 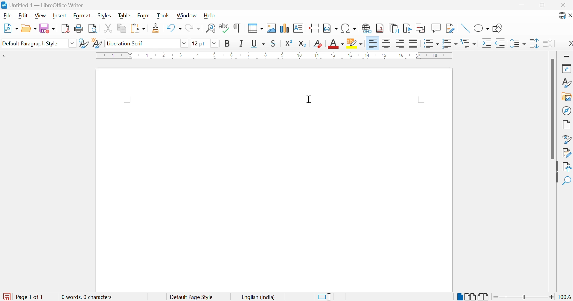 I want to click on More, so click(x=569, y=44).